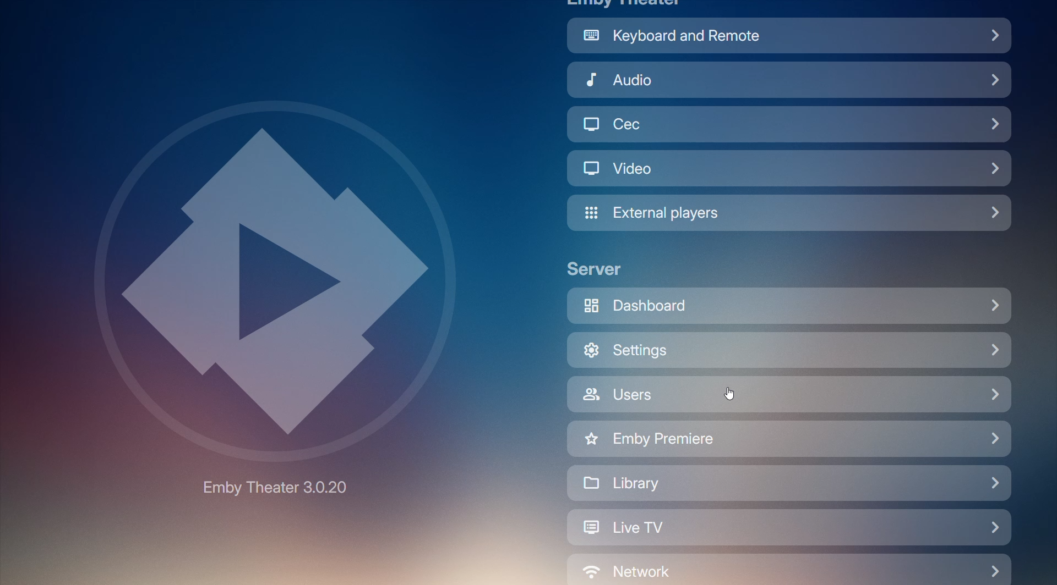  I want to click on Audio, so click(788, 82).